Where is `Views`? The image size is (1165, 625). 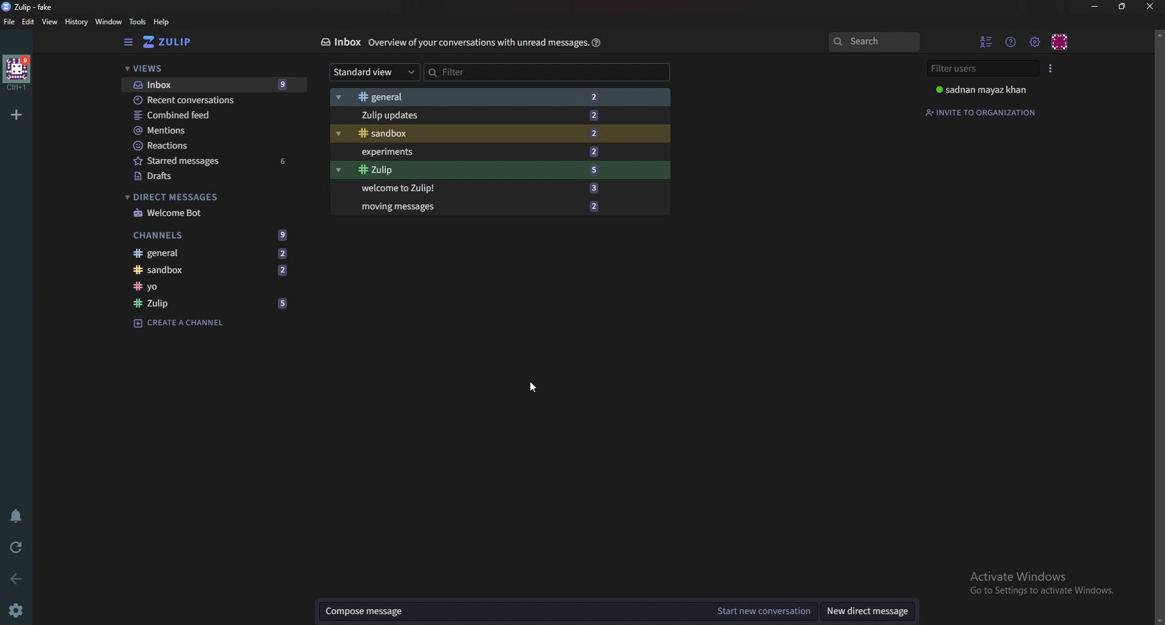
Views is located at coordinates (203, 69).